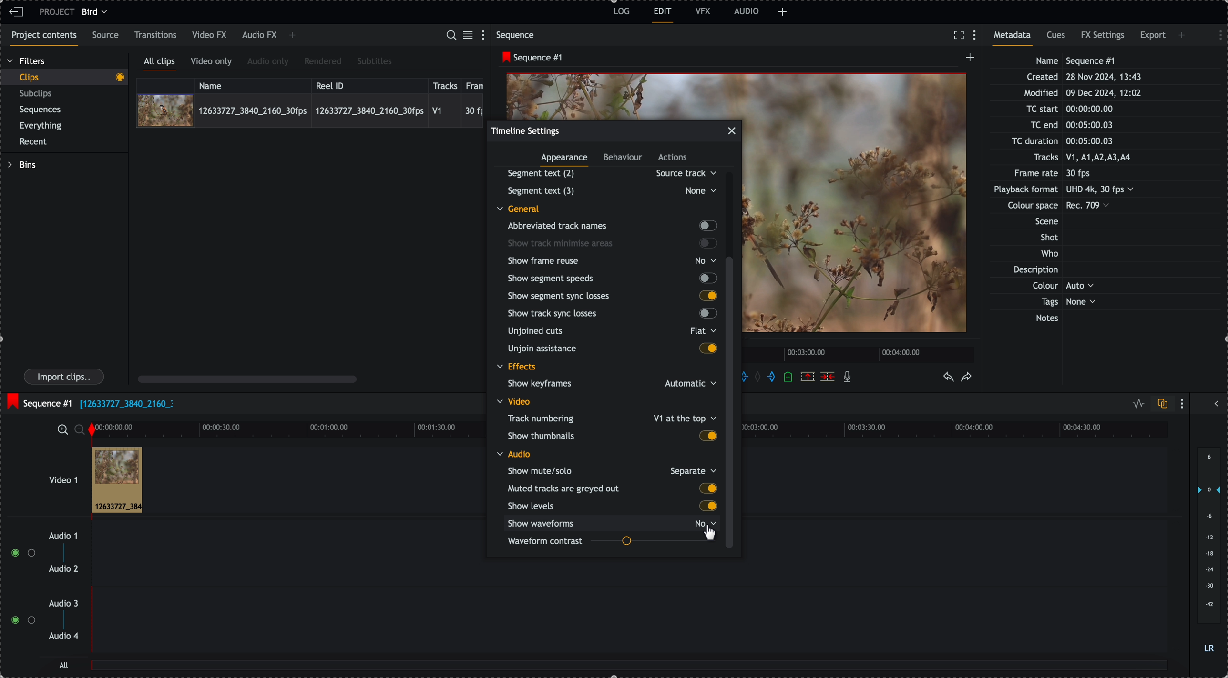  I want to click on actions, so click(673, 158).